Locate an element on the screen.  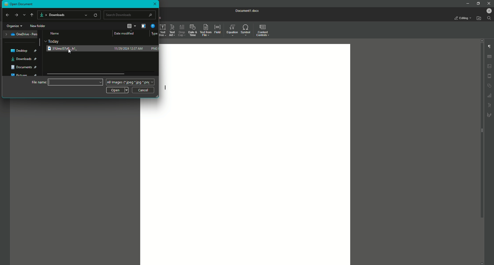
Filter is located at coordinates (143, 26).